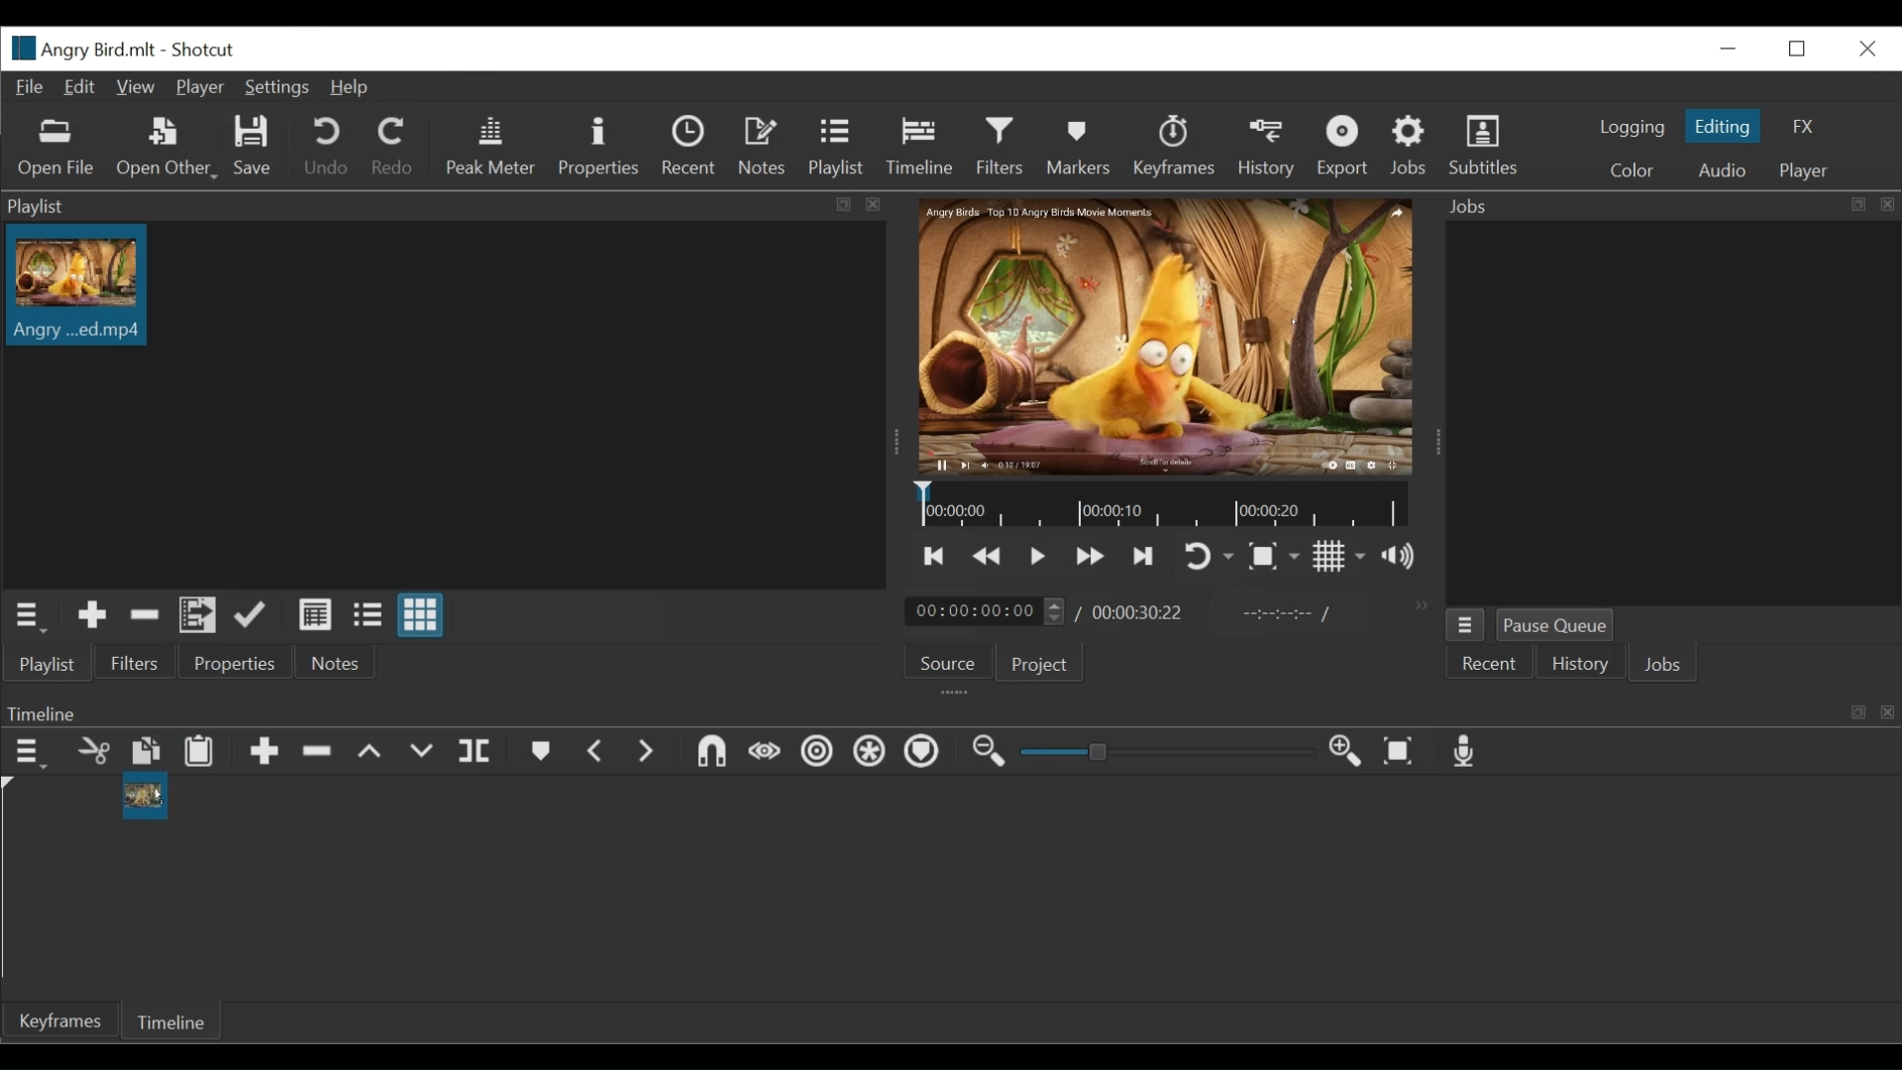  What do you see at coordinates (990, 754) in the screenshot?
I see `Zoom timeline out` at bounding box center [990, 754].